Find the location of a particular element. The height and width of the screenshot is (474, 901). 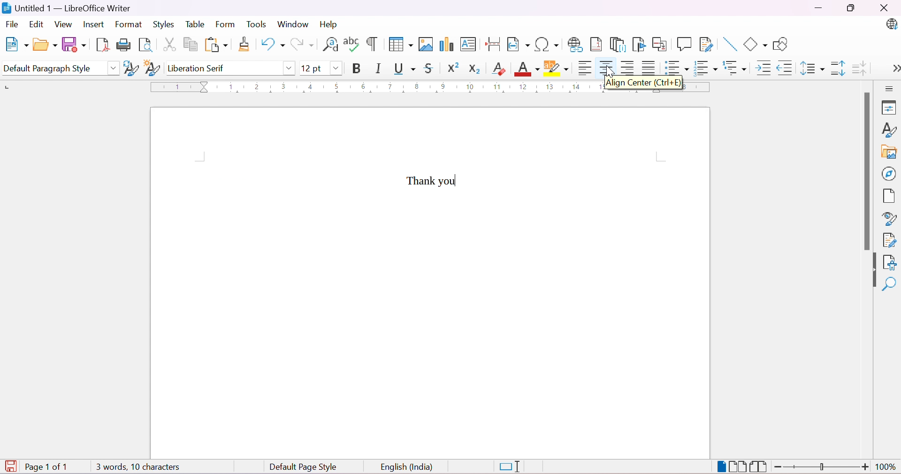

Find is located at coordinates (889, 283).